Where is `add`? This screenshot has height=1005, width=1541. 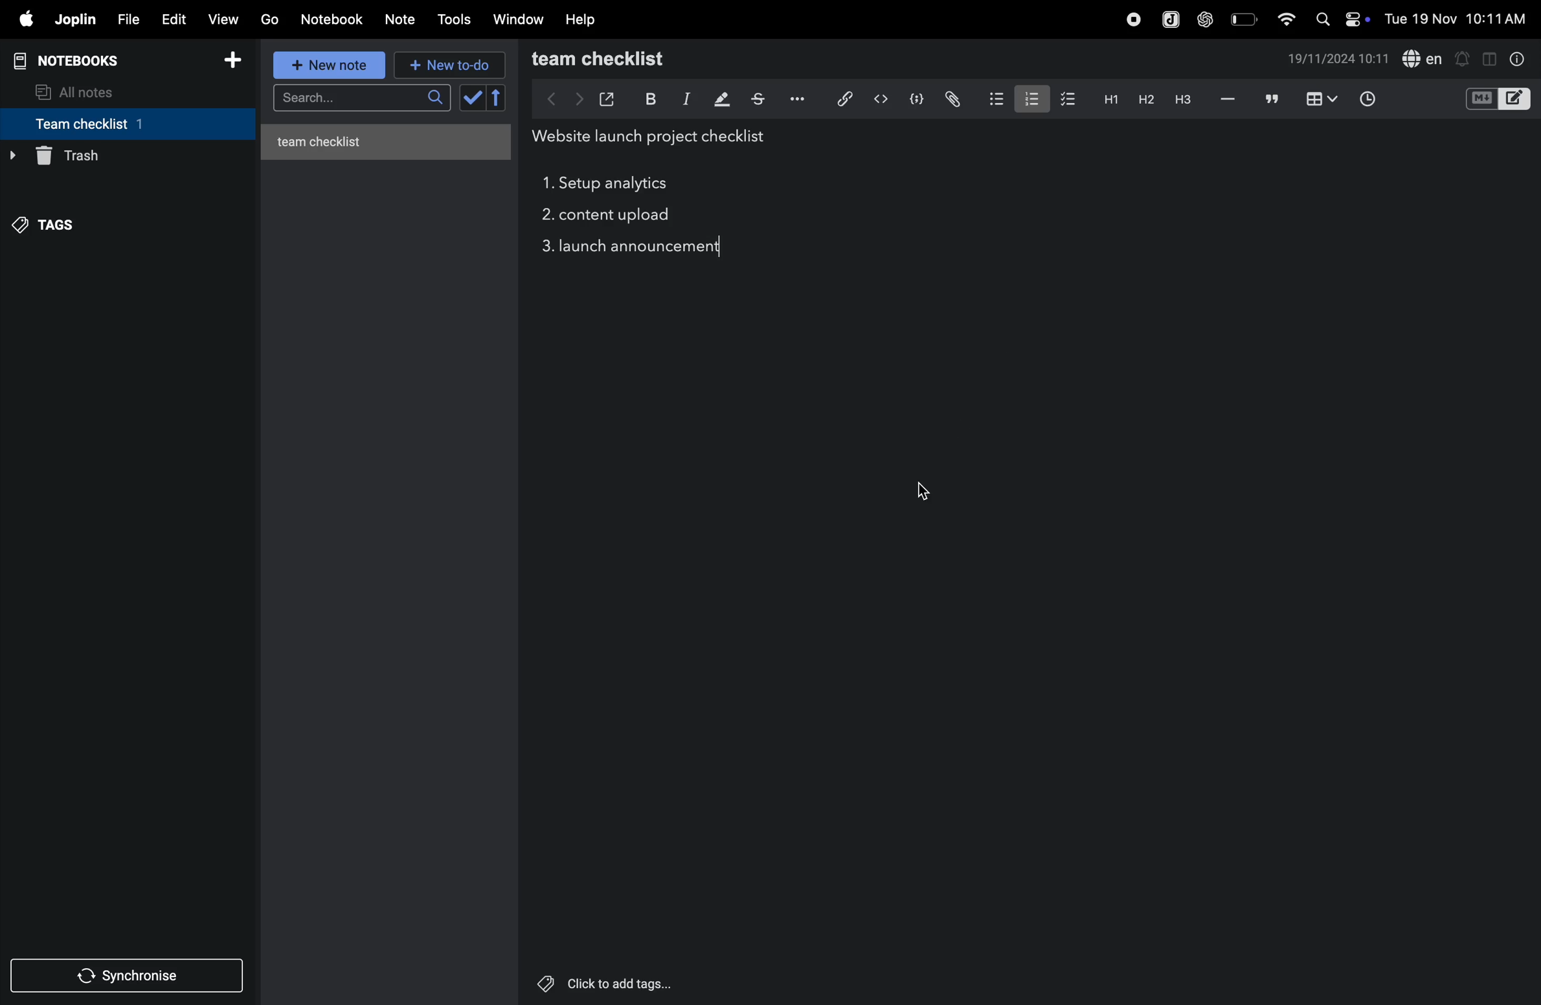
add is located at coordinates (238, 60).